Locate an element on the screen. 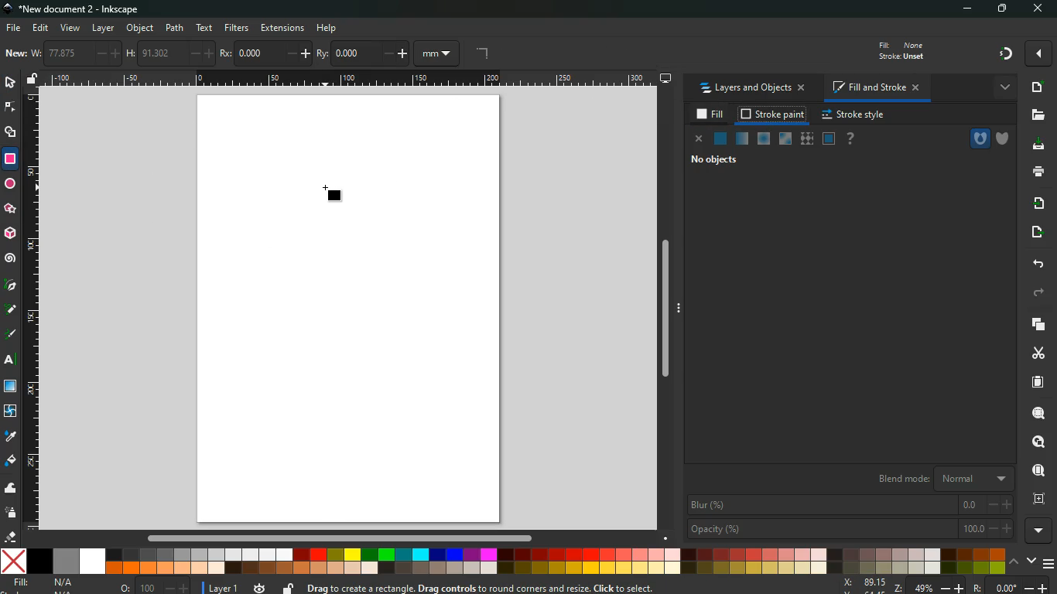 The width and height of the screenshot is (1057, 594). window is located at coordinates (11, 387).